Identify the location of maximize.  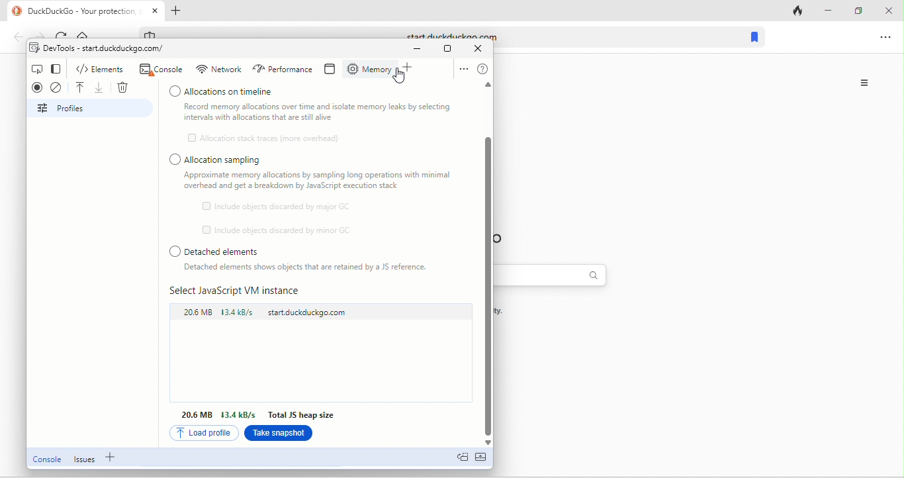
(856, 10).